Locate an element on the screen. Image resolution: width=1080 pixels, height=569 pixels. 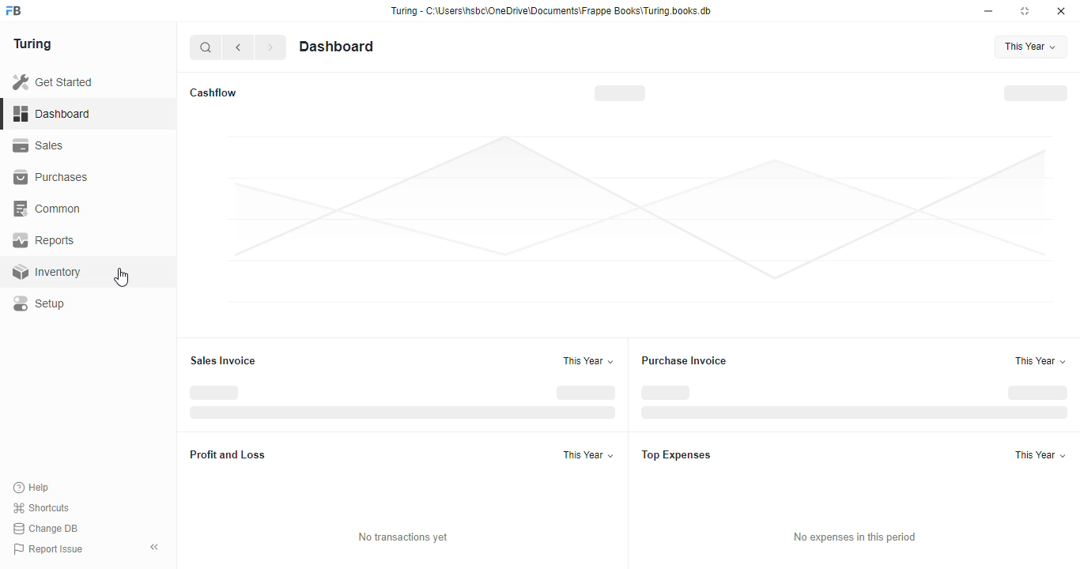
Turing - C:\Users\nsbc\OneDrive\Documents\Frappe Books\Turing books.db is located at coordinates (552, 11).